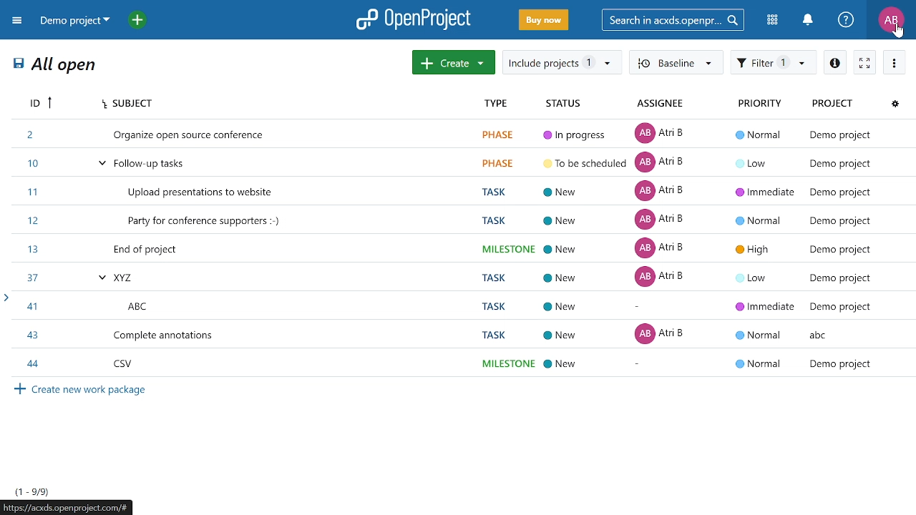 The image size is (916, 515). What do you see at coordinates (6, 298) in the screenshot?
I see `open sidebar` at bounding box center [6, 298].